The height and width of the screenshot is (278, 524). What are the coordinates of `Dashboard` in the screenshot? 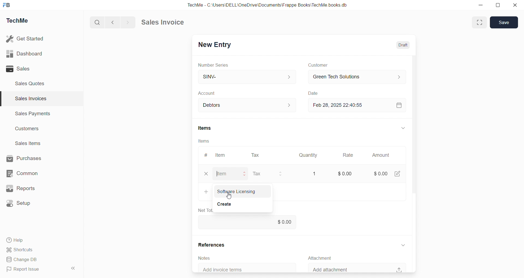 It's located at (24, 54).